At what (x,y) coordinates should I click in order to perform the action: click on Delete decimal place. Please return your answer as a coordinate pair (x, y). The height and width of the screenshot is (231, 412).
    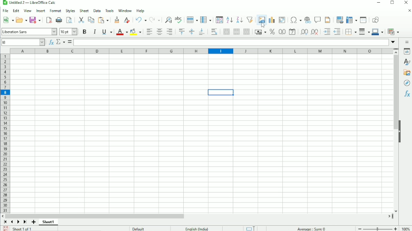
    Looking at the image, I should click on (314, 32).